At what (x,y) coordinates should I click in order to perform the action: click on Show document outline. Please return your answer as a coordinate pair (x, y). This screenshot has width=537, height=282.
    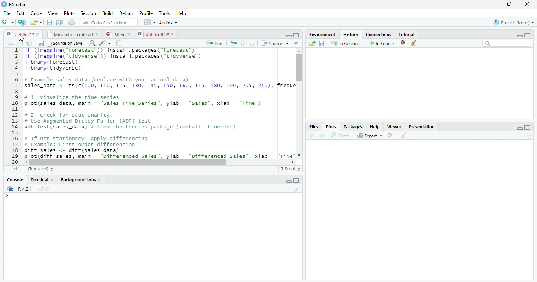
    Looking at the image, I should click on (296, 44).